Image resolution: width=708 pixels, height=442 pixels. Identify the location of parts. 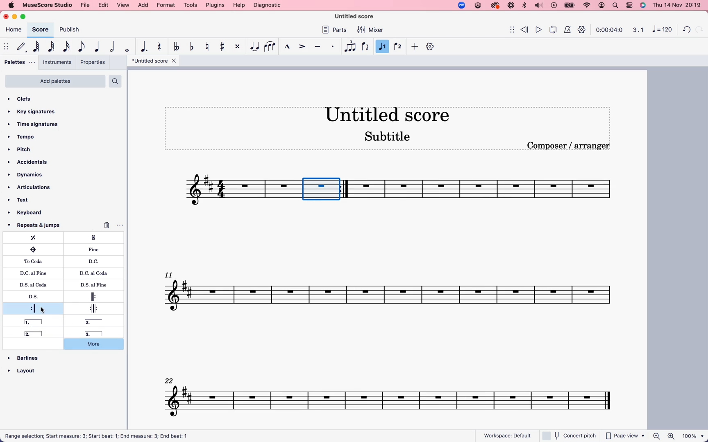
(336, 31).